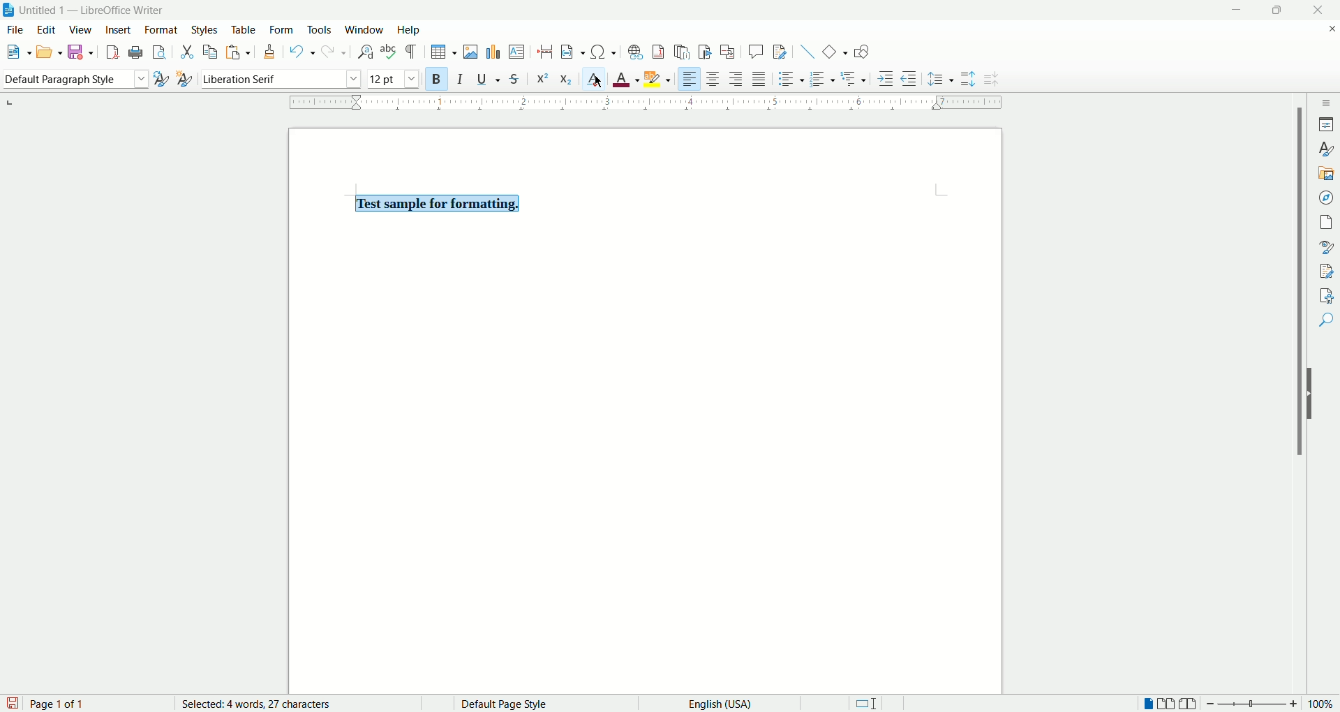 The height and width of the screenshot is (712, 1340). Describe the element at coordinates (281, 79) in the screenshot. I see `font name` at that location.